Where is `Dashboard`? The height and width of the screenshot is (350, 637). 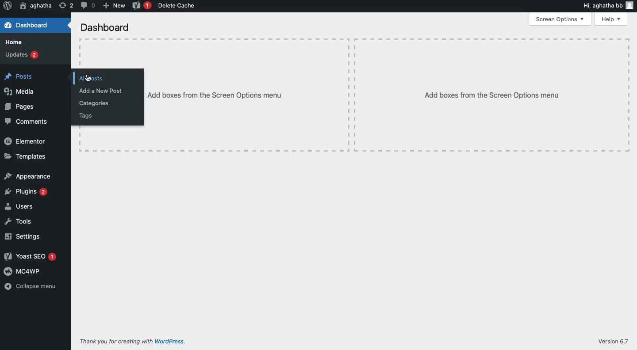
Dashboard is located at coordinates (105, 27).